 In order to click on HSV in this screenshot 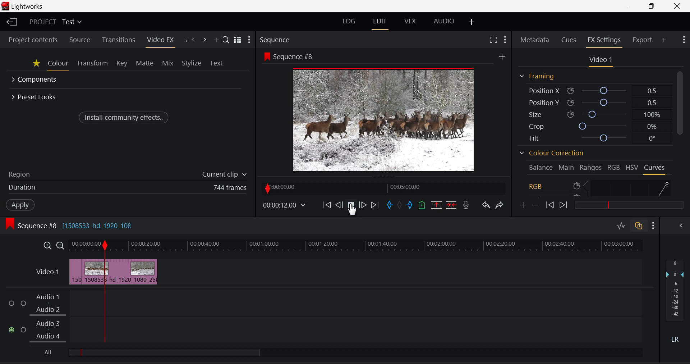, I will do `click(633, 167)`.